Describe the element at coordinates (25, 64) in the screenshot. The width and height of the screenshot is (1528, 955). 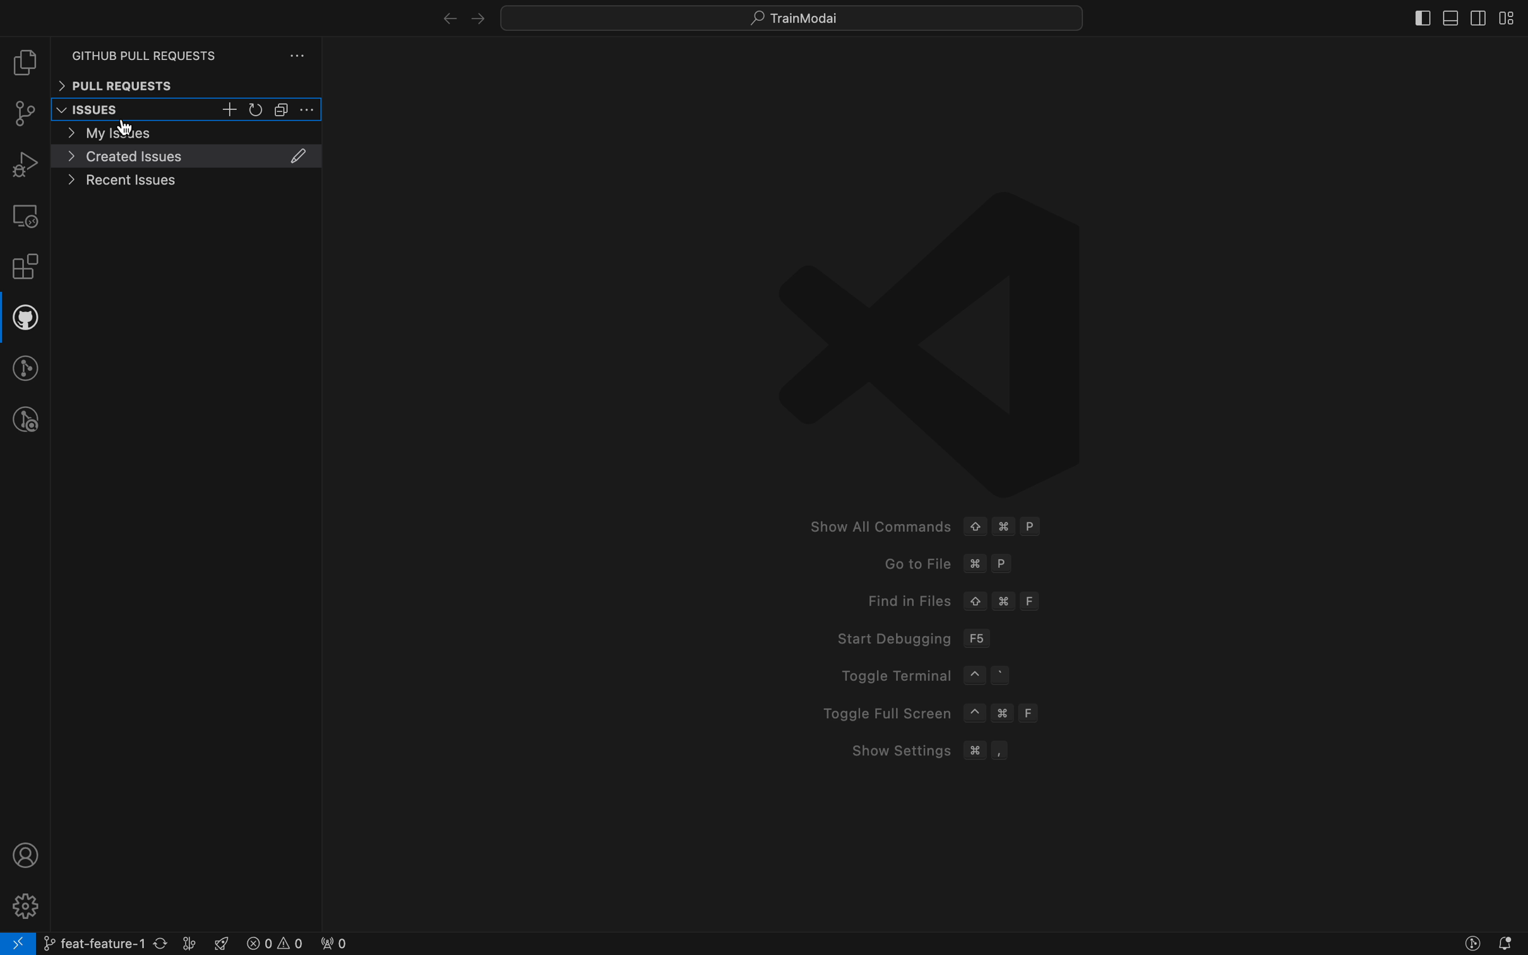
I see `file explorer ` at that location.